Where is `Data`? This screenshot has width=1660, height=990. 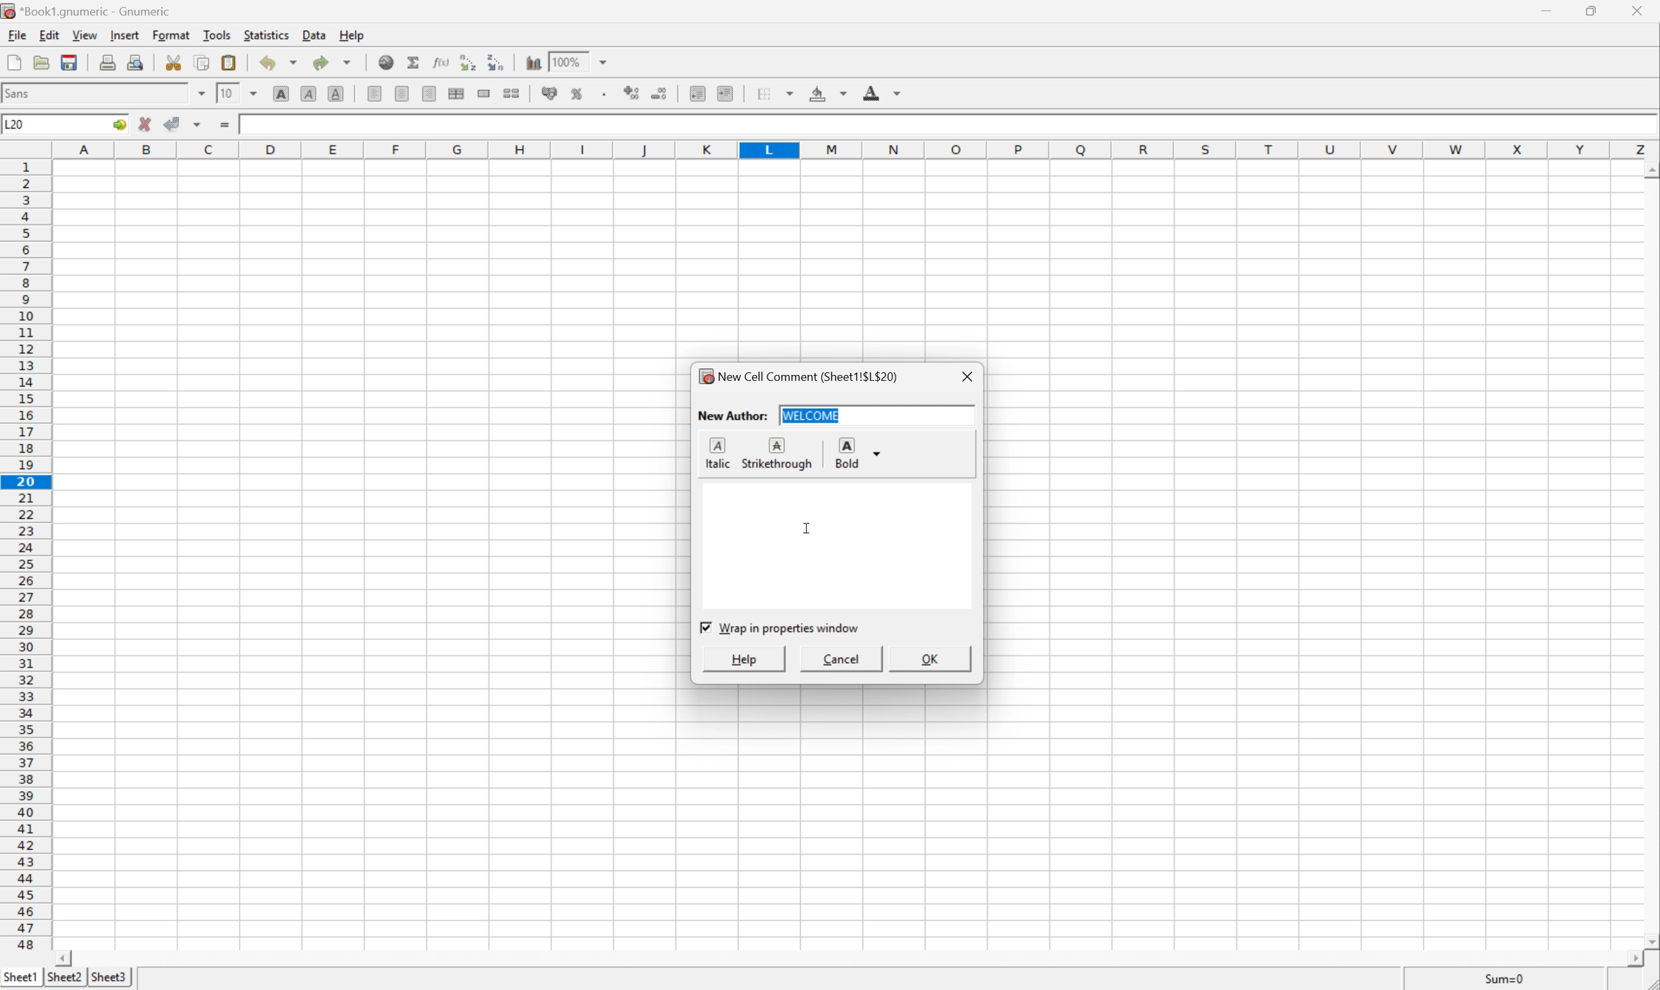
Data is located at coordinates (312, 35).